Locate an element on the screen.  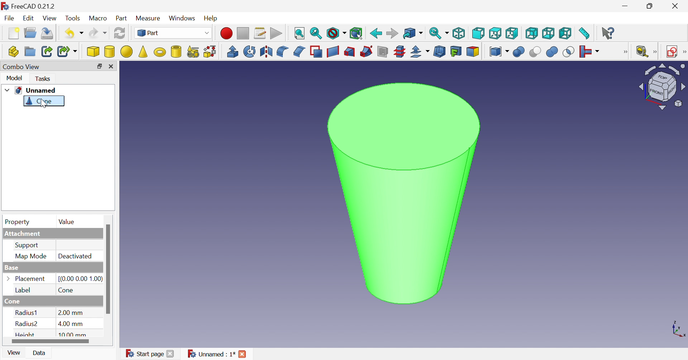
Close is located at coordinates (112, 67).